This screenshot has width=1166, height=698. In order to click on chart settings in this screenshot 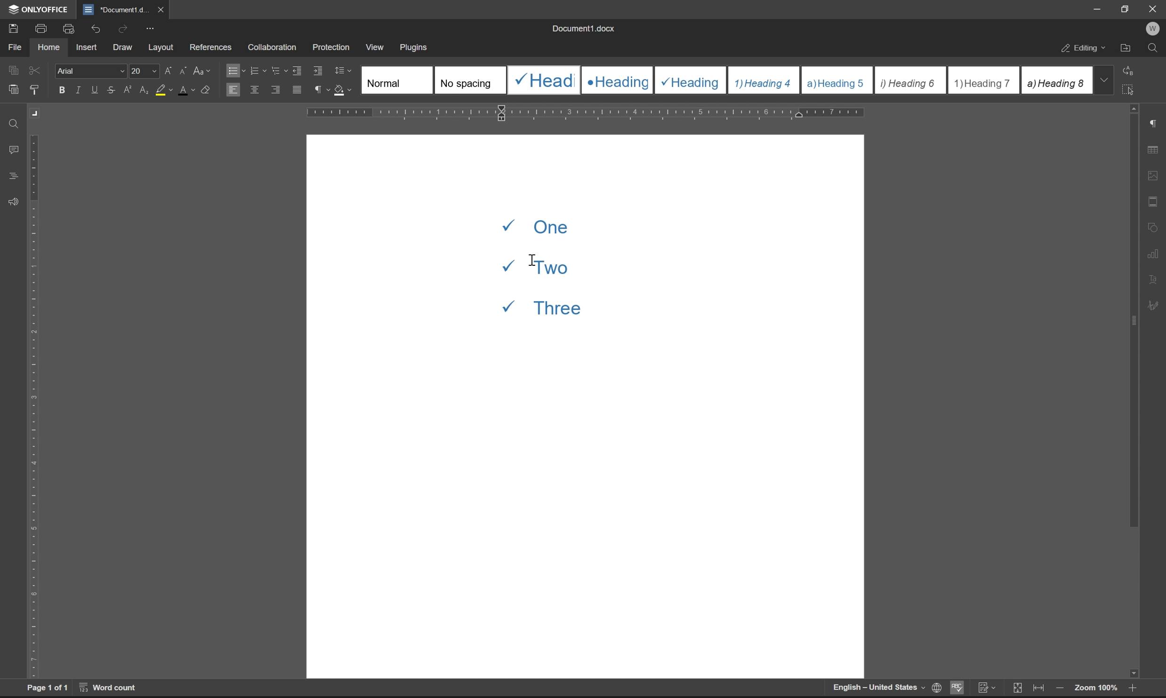, I will do `click(1154, 251)`.